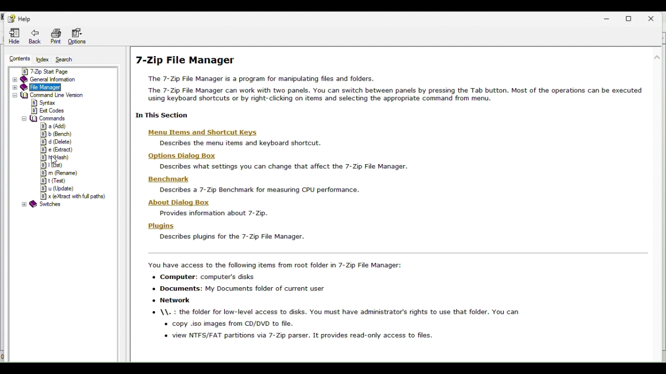 This screenshot has height=374, width=666. What do you see at coordinates (19, 58) in the screenshot?
I see `content` at bounding box center [19, 58].